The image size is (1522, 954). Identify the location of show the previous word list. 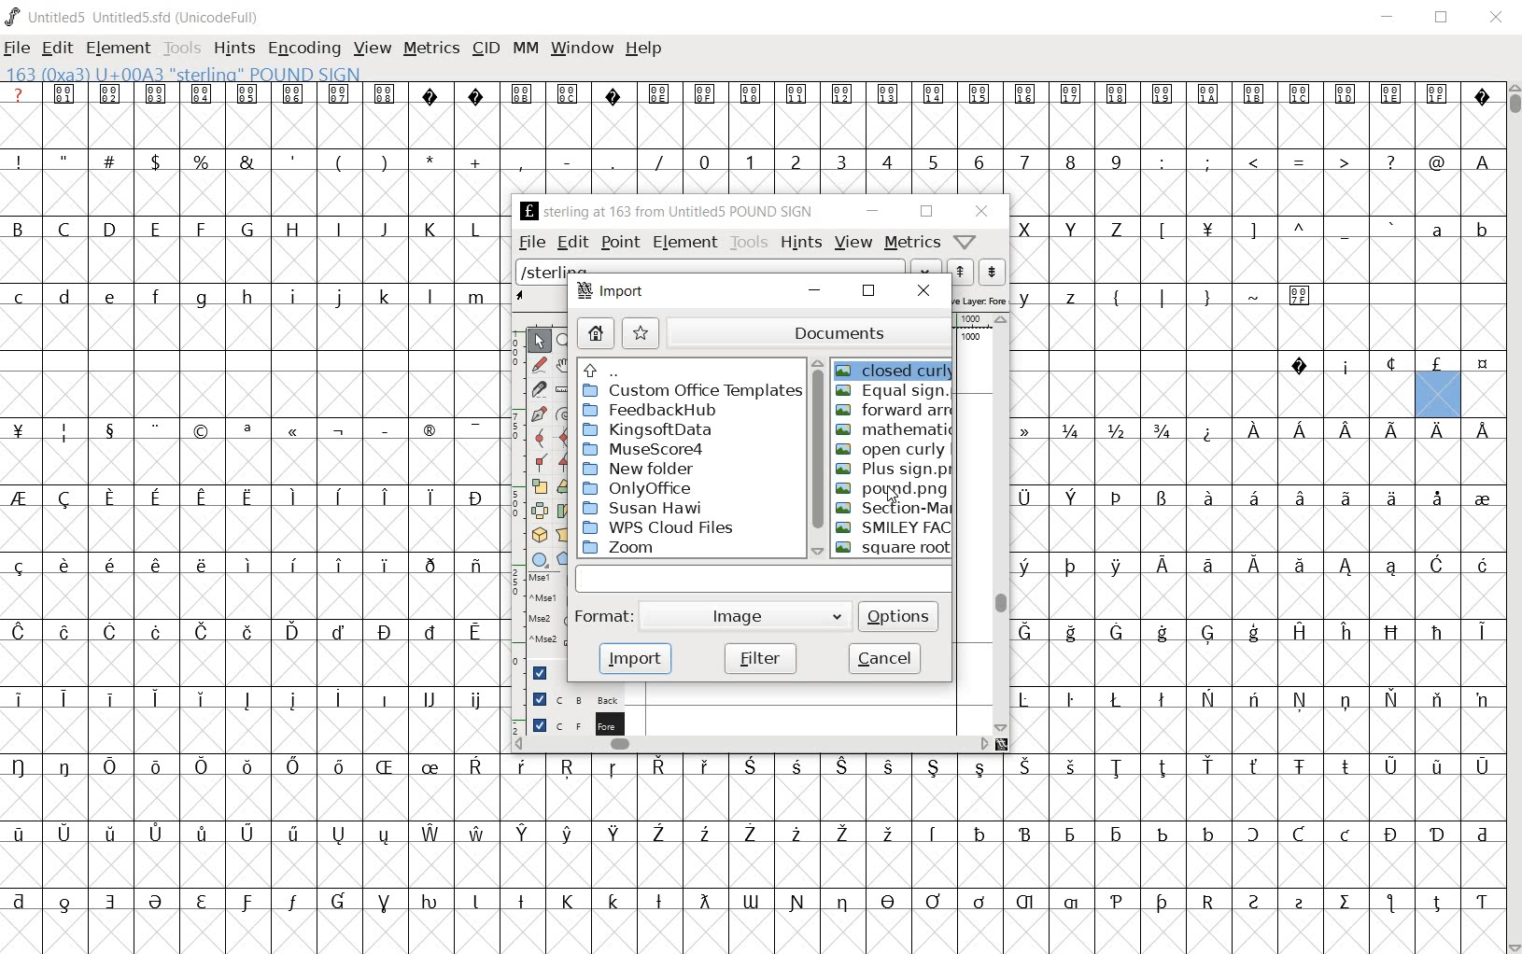
(962, 273).